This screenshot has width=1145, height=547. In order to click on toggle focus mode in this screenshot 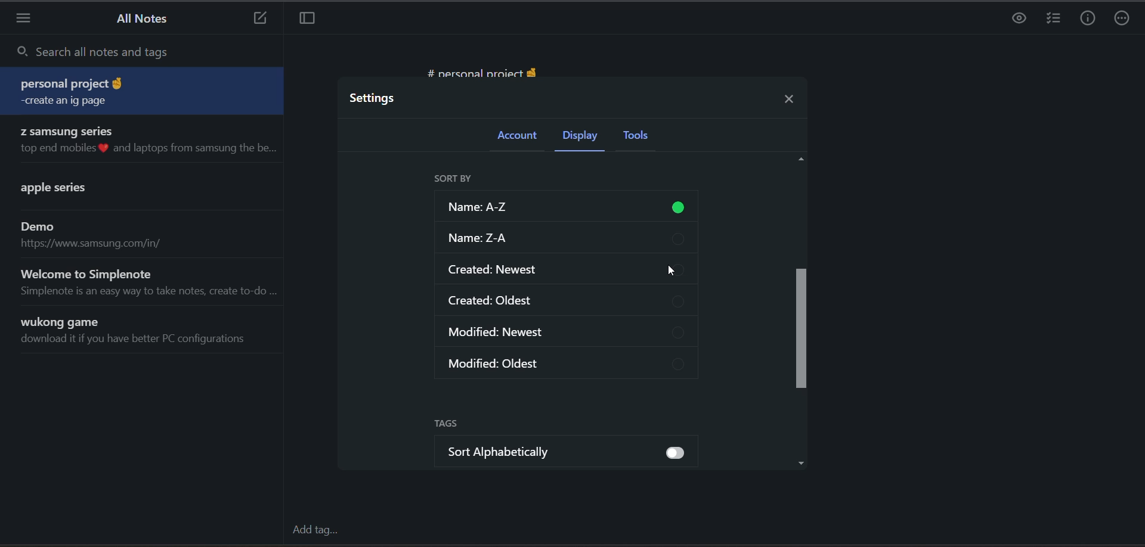, I will do `click(308, 18)`.